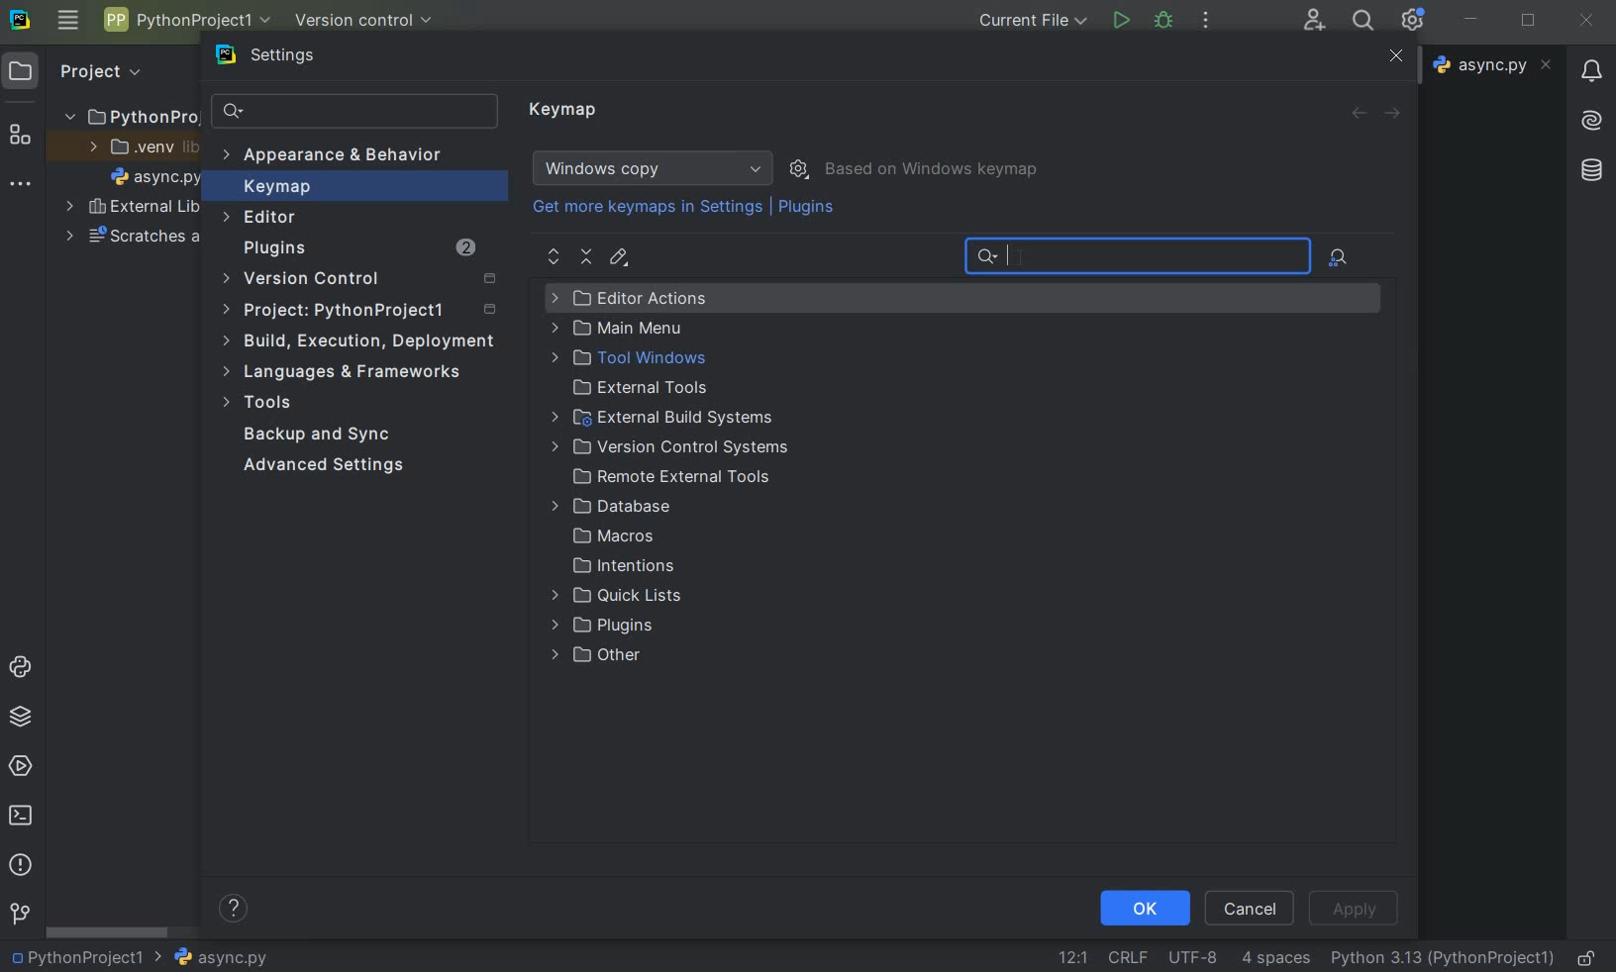 This screenshot has width=1616, height=972. Describe the element at coordinates (1495, 64) in the screenshot. I see `file name` at that location.